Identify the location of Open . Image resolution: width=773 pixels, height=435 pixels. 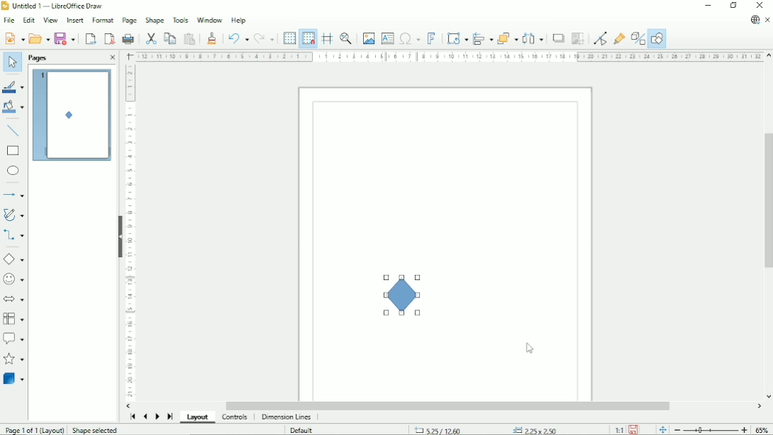
(39, 38).